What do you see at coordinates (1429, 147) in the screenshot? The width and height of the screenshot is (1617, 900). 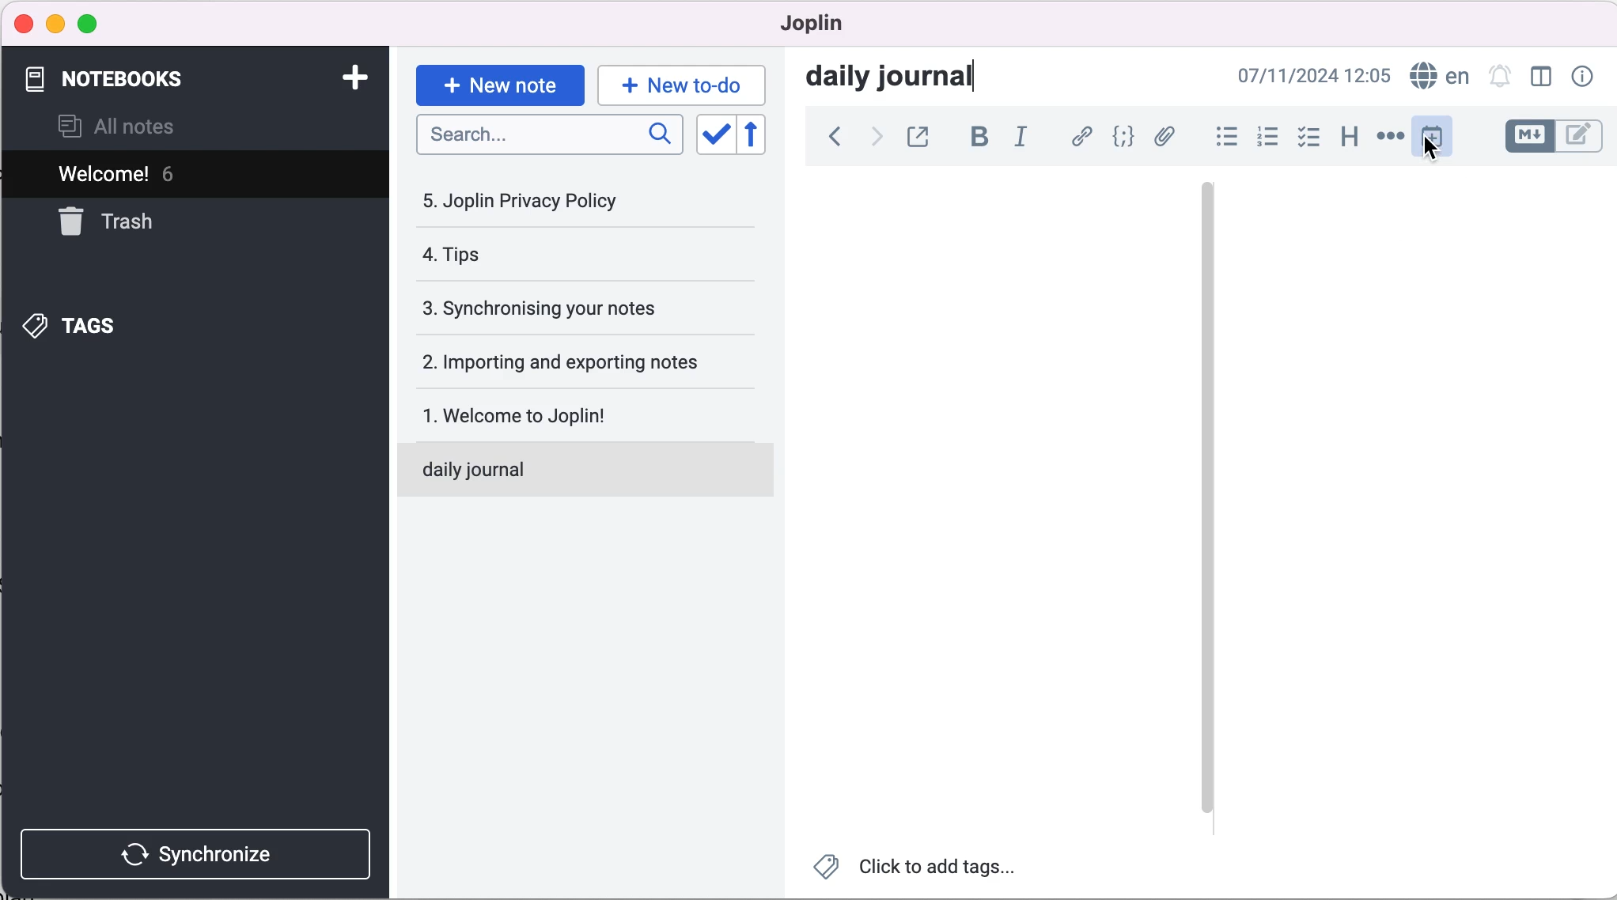 I see `cursor` at bounding box center [1429, 147].